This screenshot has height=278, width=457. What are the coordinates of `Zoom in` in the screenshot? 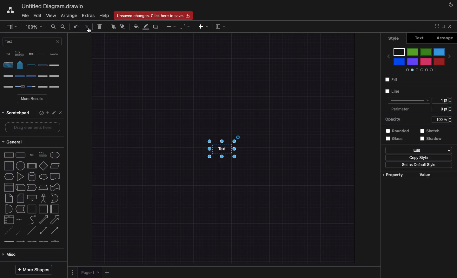 It's located at (54, 28).